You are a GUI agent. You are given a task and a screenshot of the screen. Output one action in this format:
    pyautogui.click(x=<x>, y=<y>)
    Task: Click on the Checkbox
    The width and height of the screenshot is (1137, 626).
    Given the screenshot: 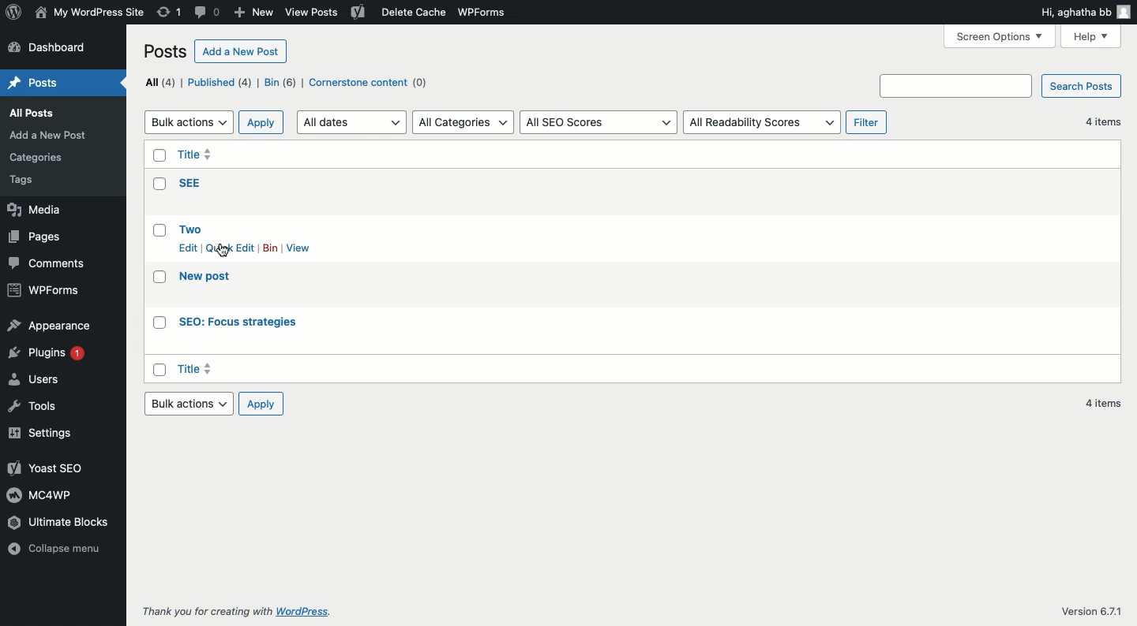 What is the action you would take?
    pyautogui.click(x=159, y=370)
    